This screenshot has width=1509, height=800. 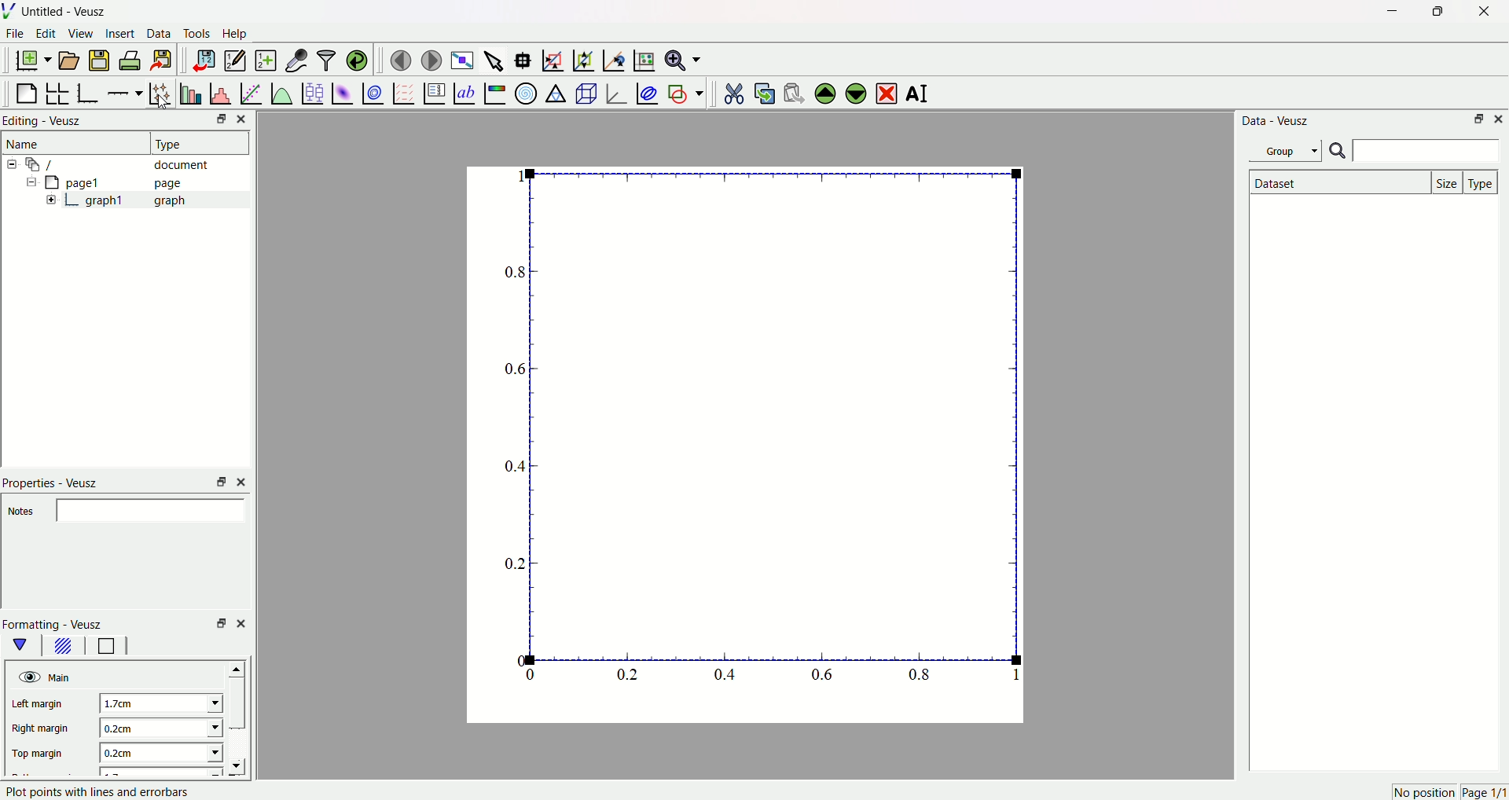 I want to click on Tools, so click(x=197, y=35).